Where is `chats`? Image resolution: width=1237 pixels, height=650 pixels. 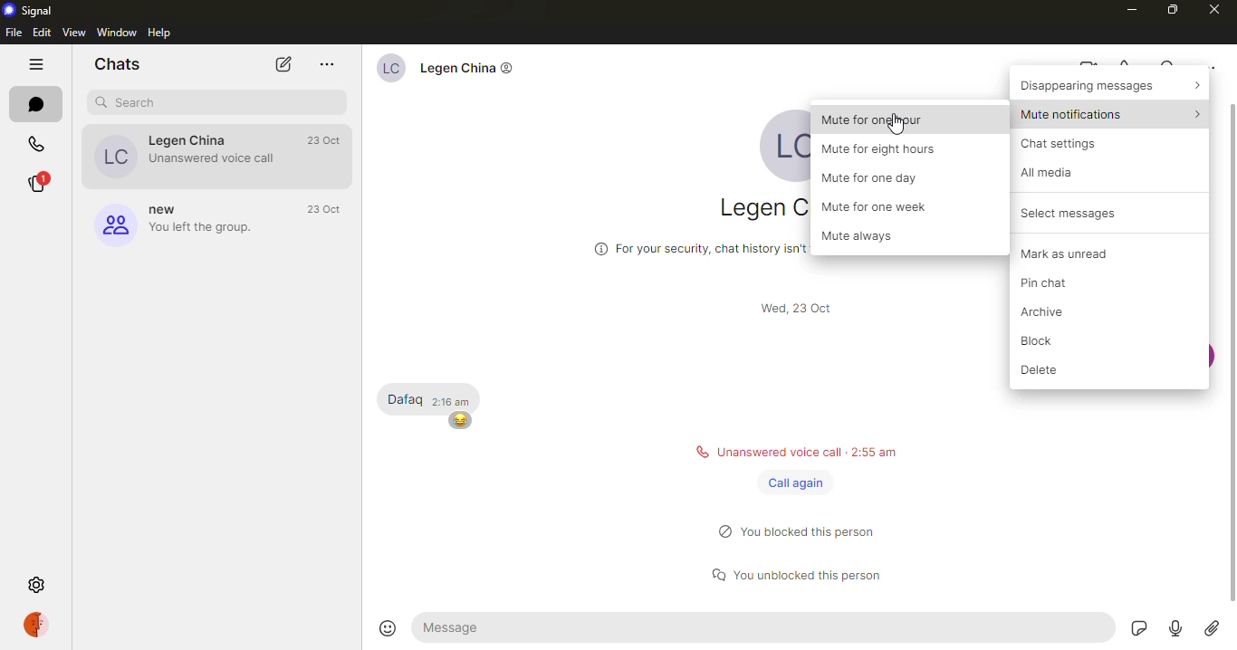
chats is located at coordinates (36, 104).